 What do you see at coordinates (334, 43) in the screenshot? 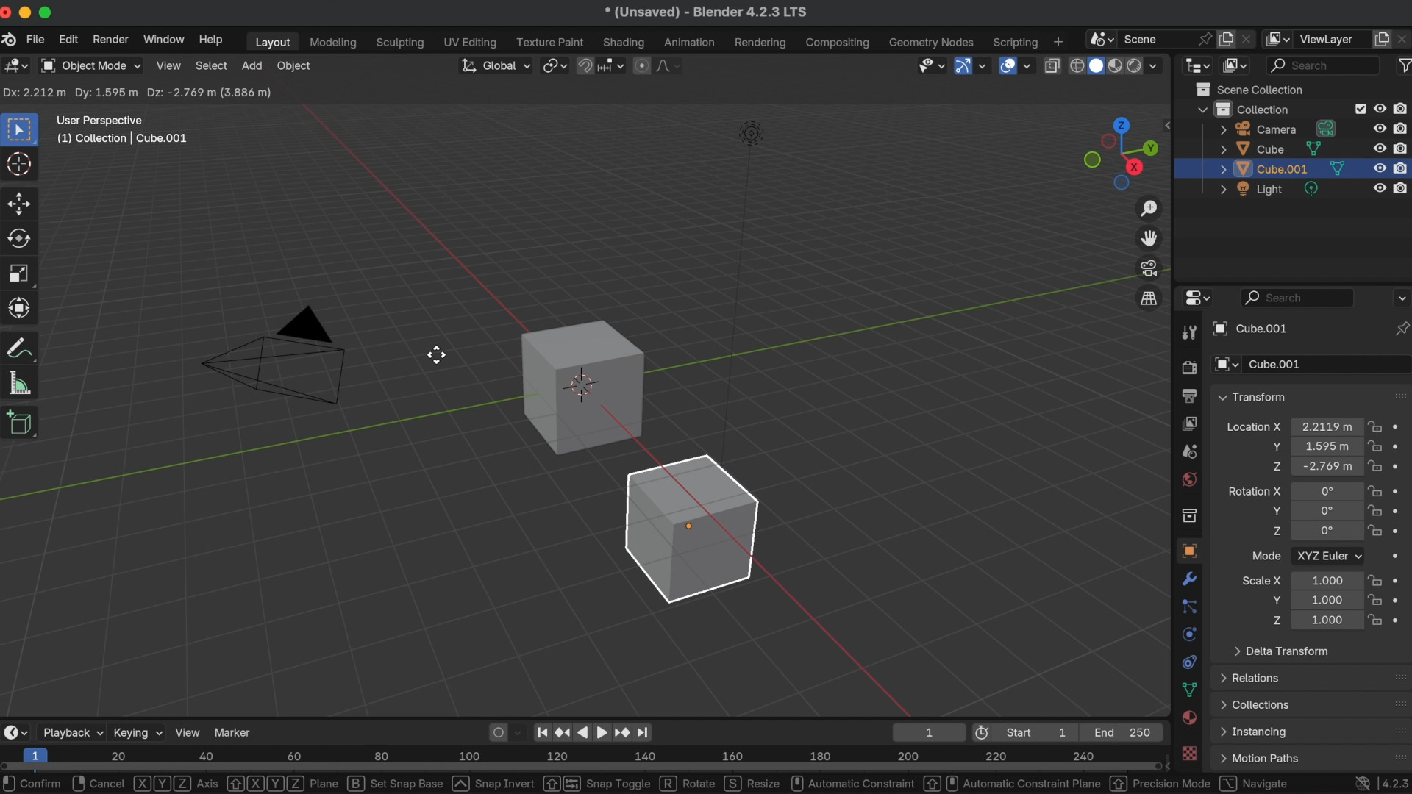
I see `modelling` at bounding box center [334, 43].